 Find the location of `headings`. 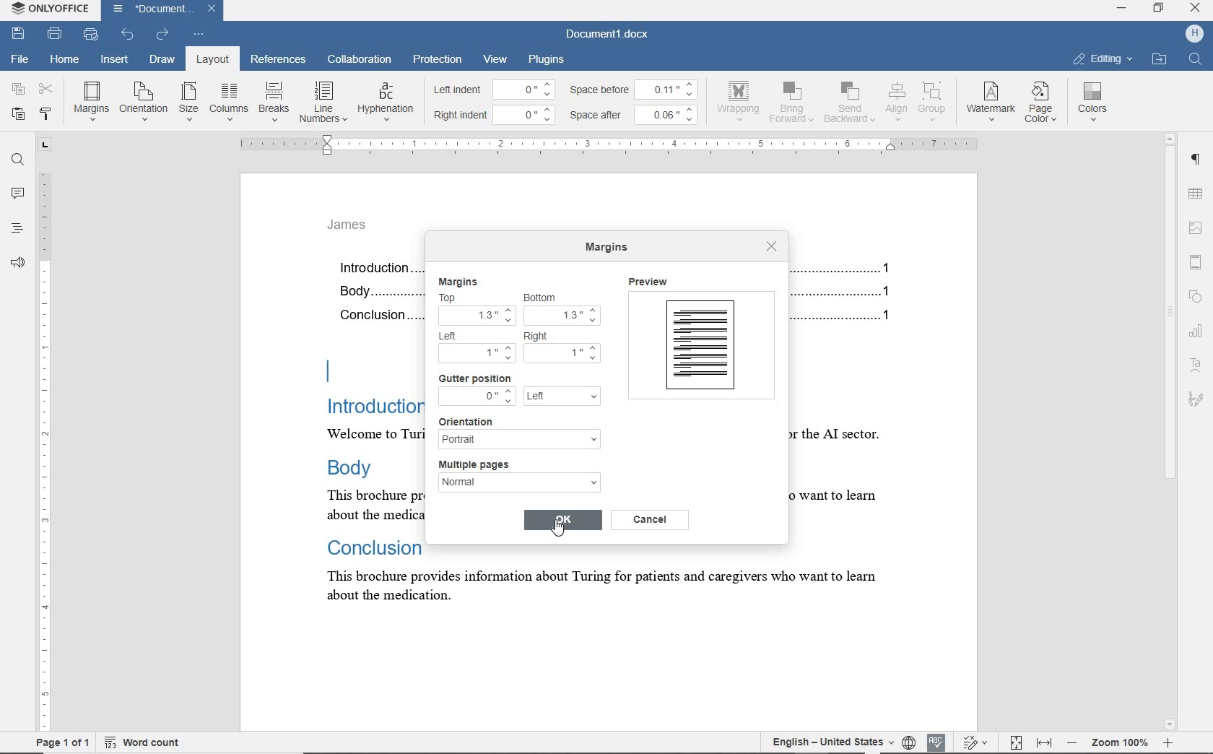

headings is located at coordinates (14, 230).